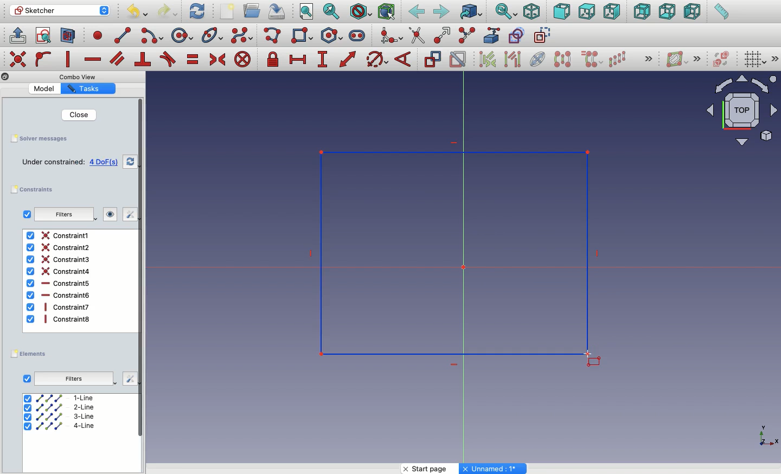  I want to click on Constraint8, so click(59, 319).